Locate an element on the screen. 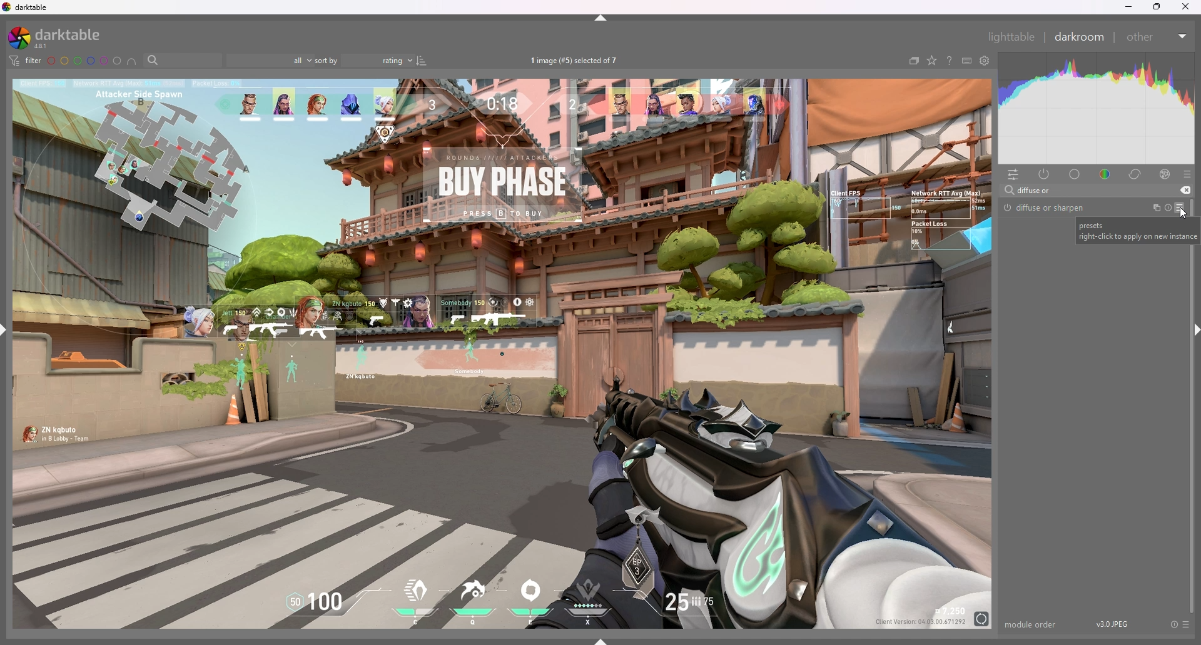 This screenshot has width=1201, height=645. online help is located at coordinates (950, 60).